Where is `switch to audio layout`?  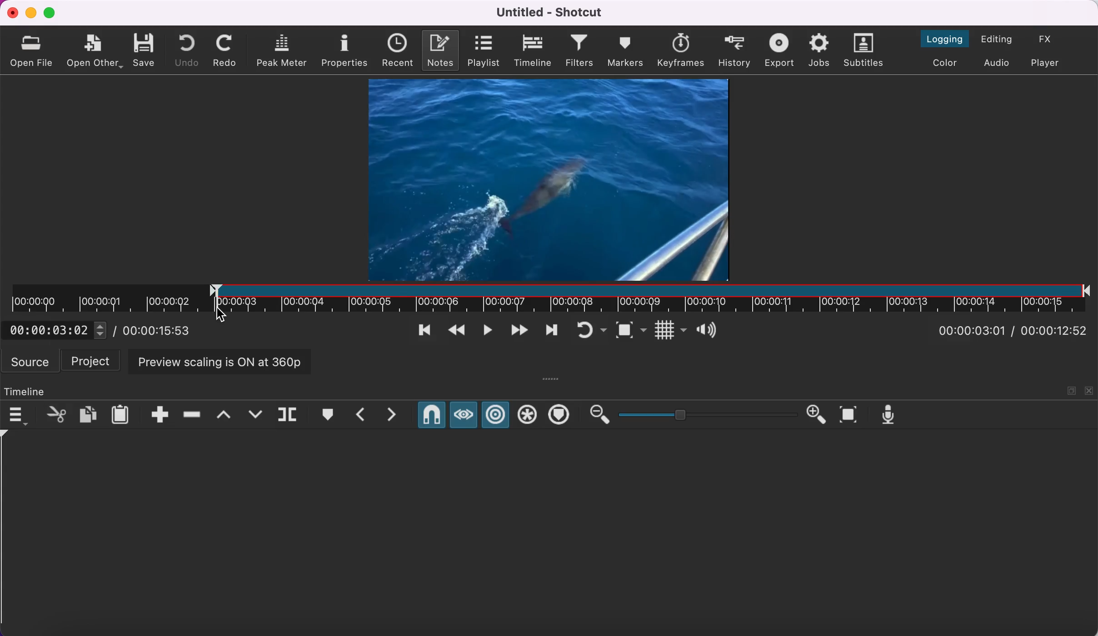
switch to audio layout is located at coordinates (998, 63).